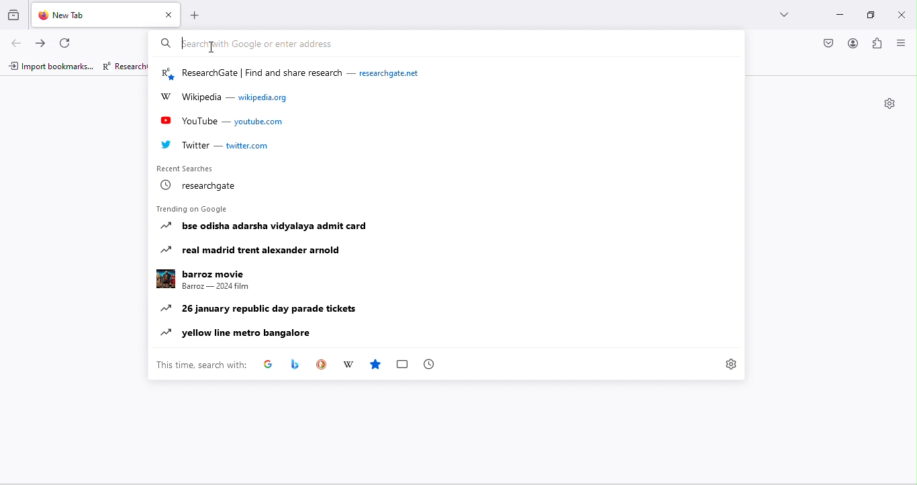  I want to click on drop down, so click(783, 15).